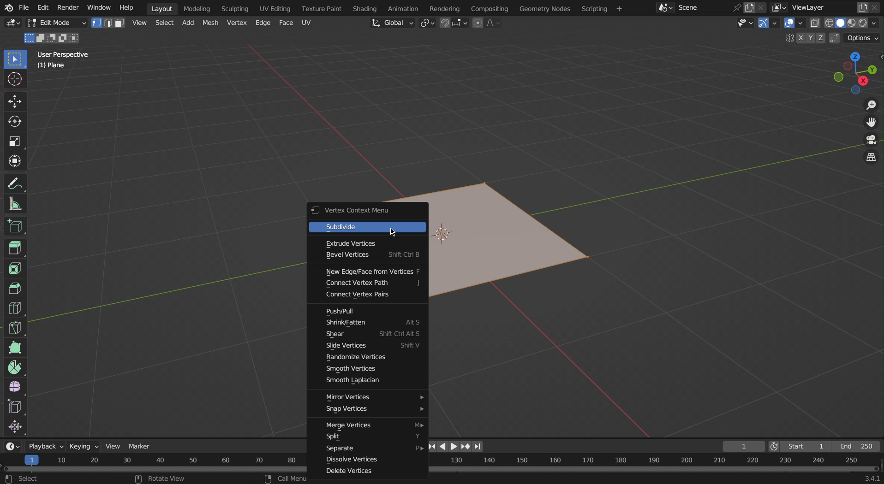 The image size is (884, 484). Describe the element at coordinates (236, 23) in the screenshot. I see `Vertex` at that location.